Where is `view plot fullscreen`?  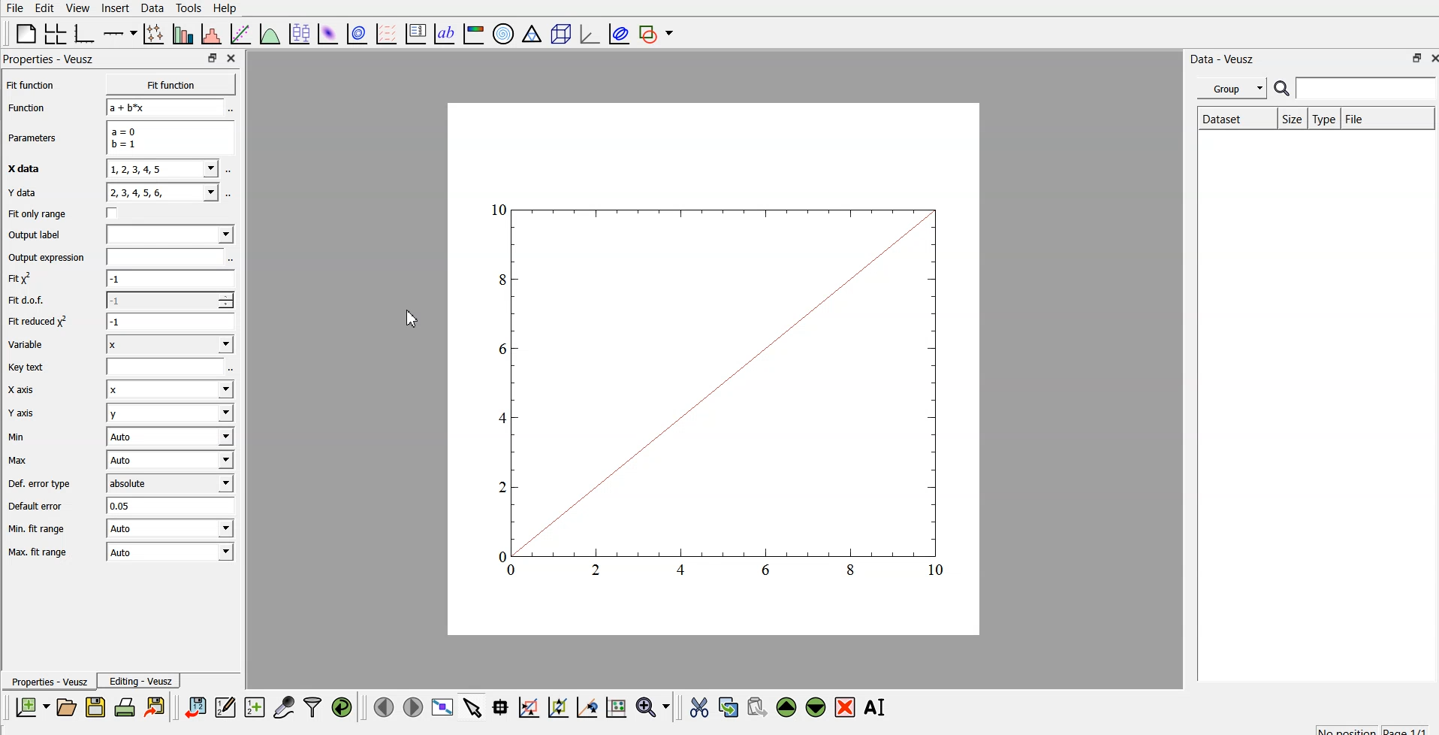
view plot fullscreen is located at coordinates (444, 709).